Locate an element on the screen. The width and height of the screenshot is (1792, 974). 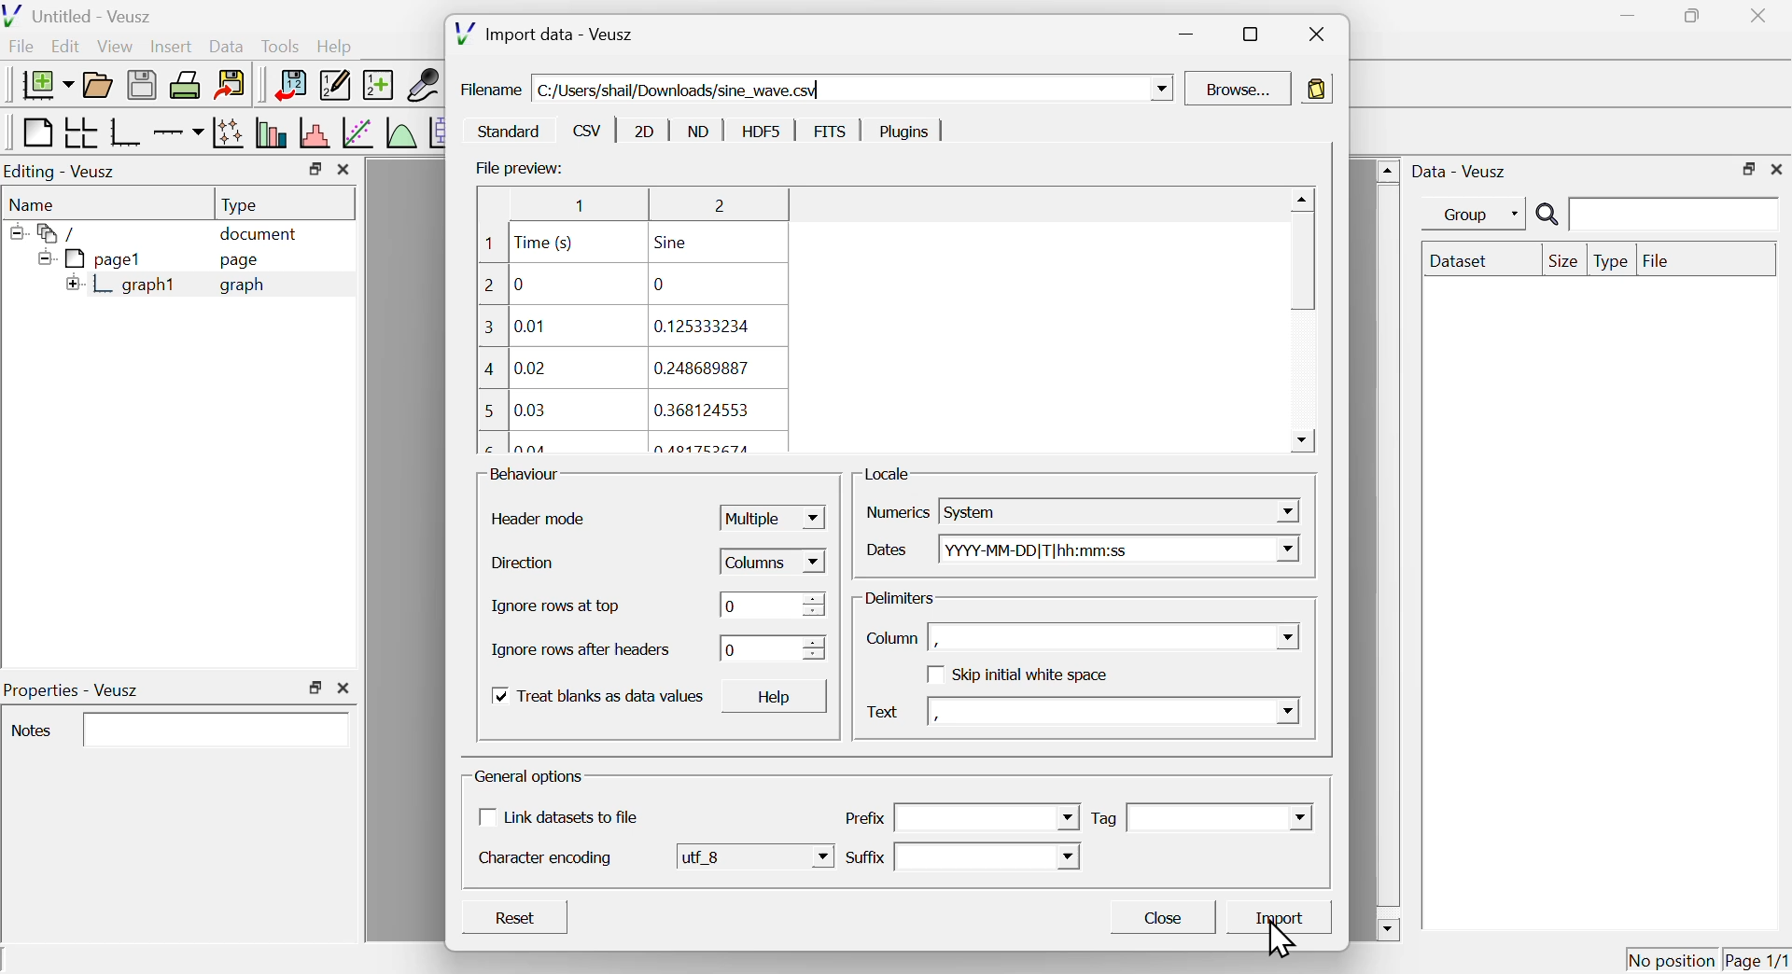
0 is located at coordinates (772, 649).